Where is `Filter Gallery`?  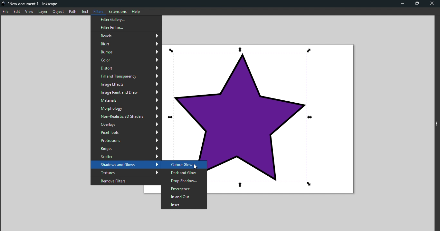
Filter Gallery is located at coordinates (126, 19).